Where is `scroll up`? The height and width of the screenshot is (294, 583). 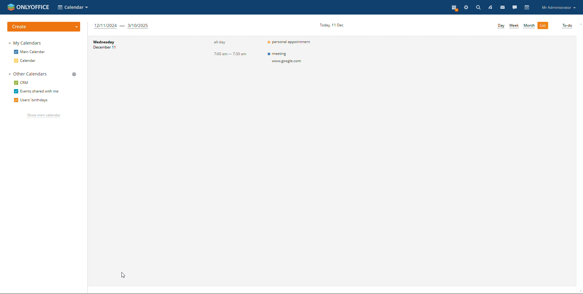
scroll up is located at coordinates (579, 23).